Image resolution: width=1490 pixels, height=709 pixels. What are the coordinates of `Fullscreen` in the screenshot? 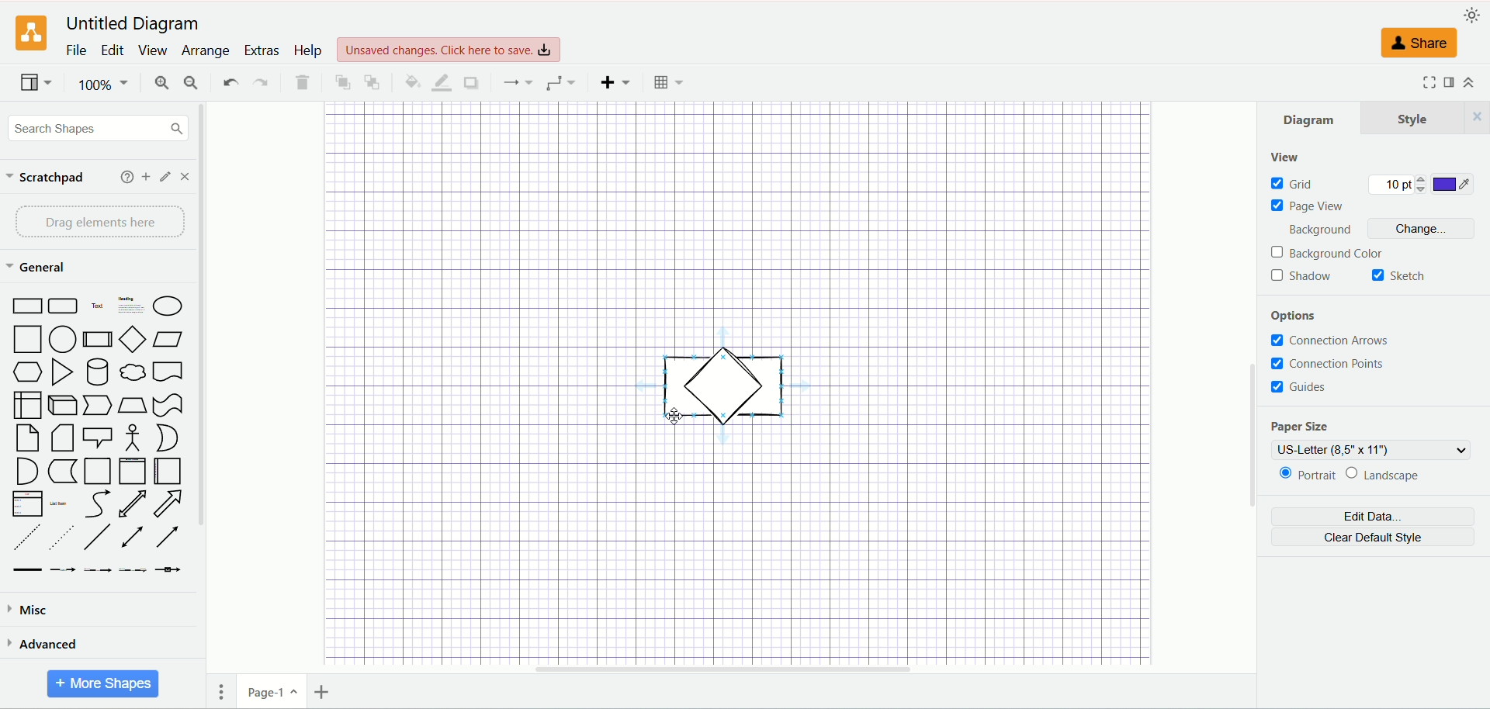 It's located at (1422, 83).